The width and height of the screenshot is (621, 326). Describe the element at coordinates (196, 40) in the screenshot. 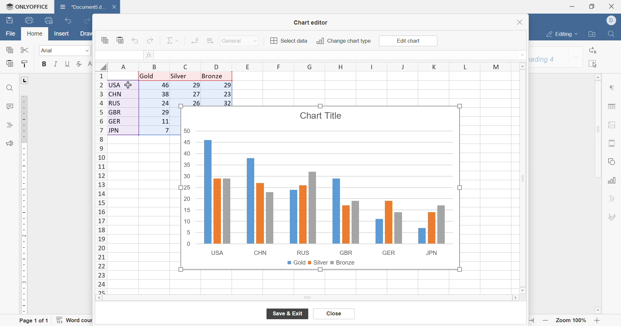

I see `decrease decimal places` at that location.